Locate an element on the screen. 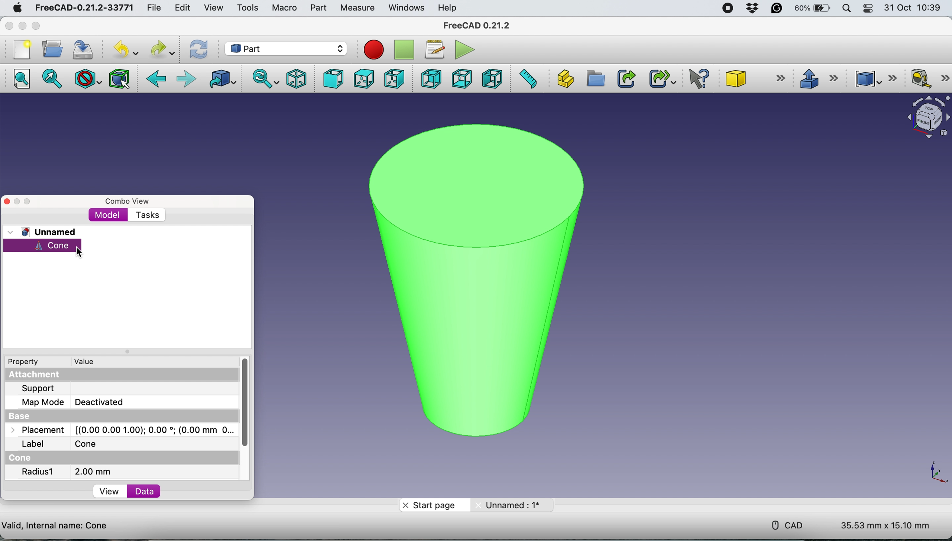 The image size is (952, 541). minimise is located at coordinates (22, 25).